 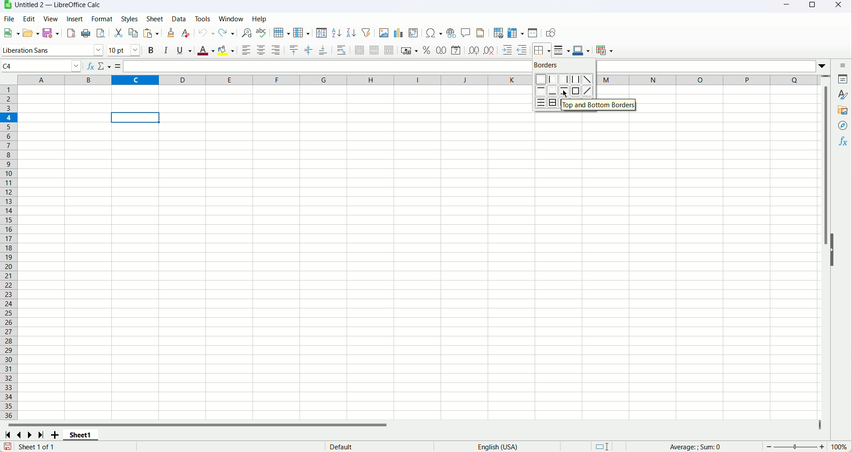 I want to click on Insert, so click(x=74, y=19).